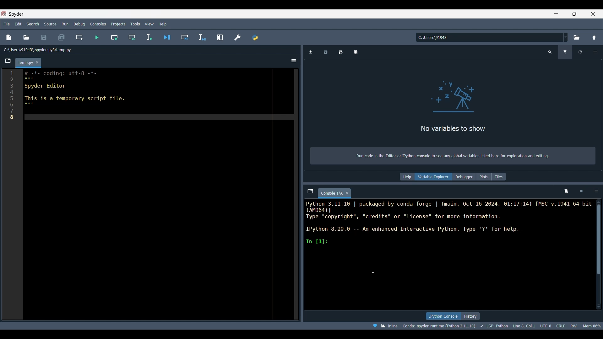  What do you see at coordinates (566, 52) in the screenshot?
I see `Filter variables, current selection` at bounding box center [566, 52].